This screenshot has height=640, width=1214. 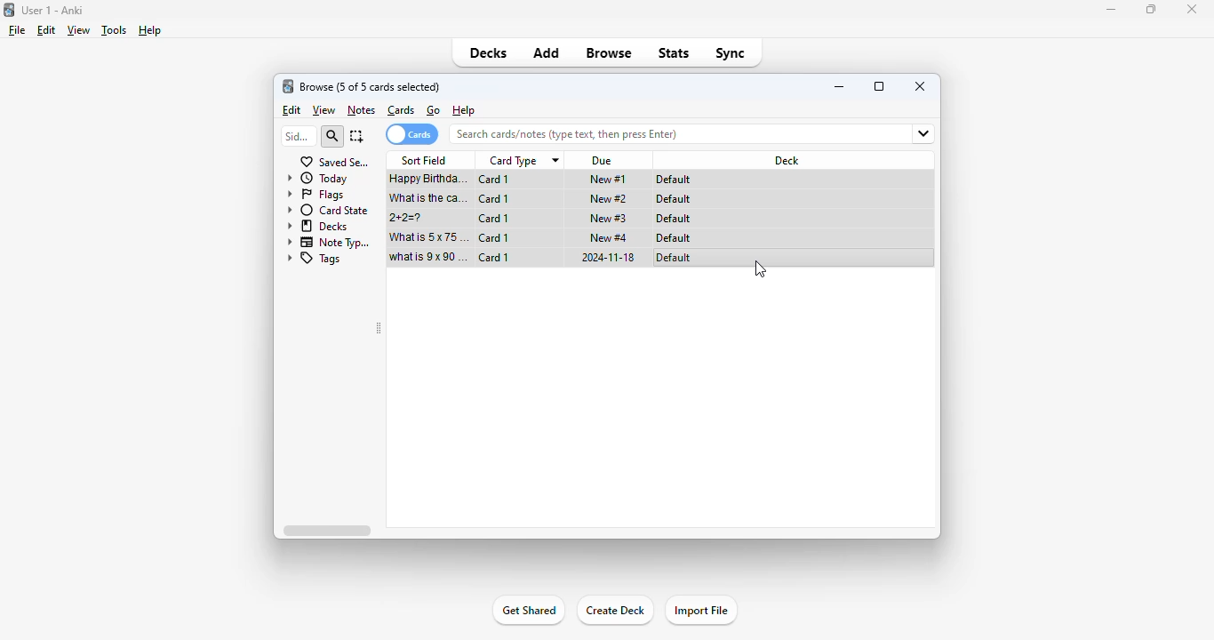 What do you see at coordinates (434, 110) in the screenshot?
I see `go` at bounding box center [434, 110].